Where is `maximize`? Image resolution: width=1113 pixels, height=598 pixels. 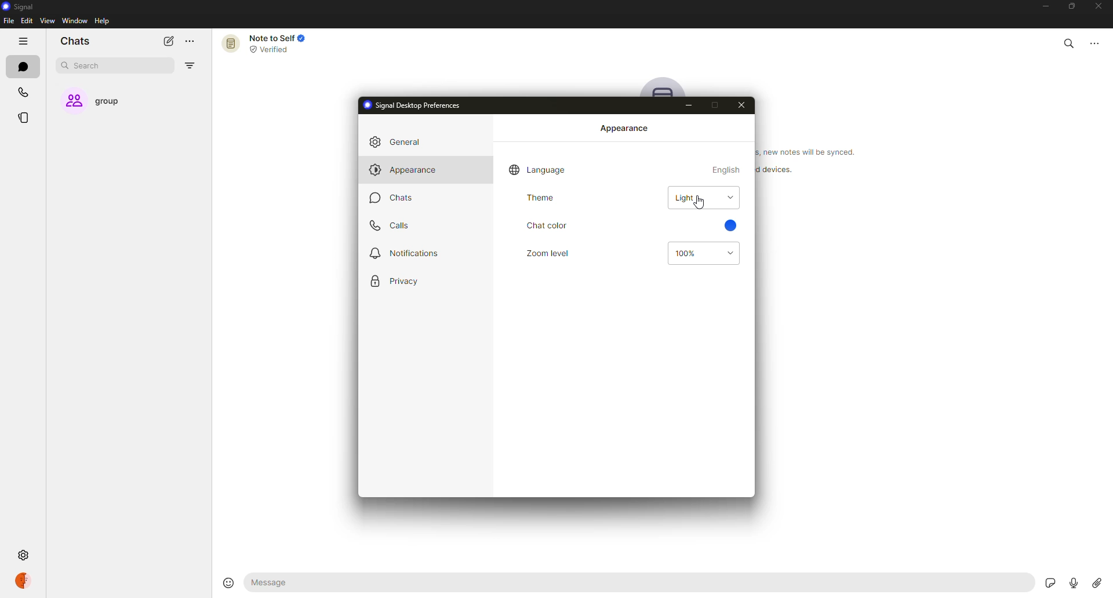 maximize is located at coordinates (1069, 6).